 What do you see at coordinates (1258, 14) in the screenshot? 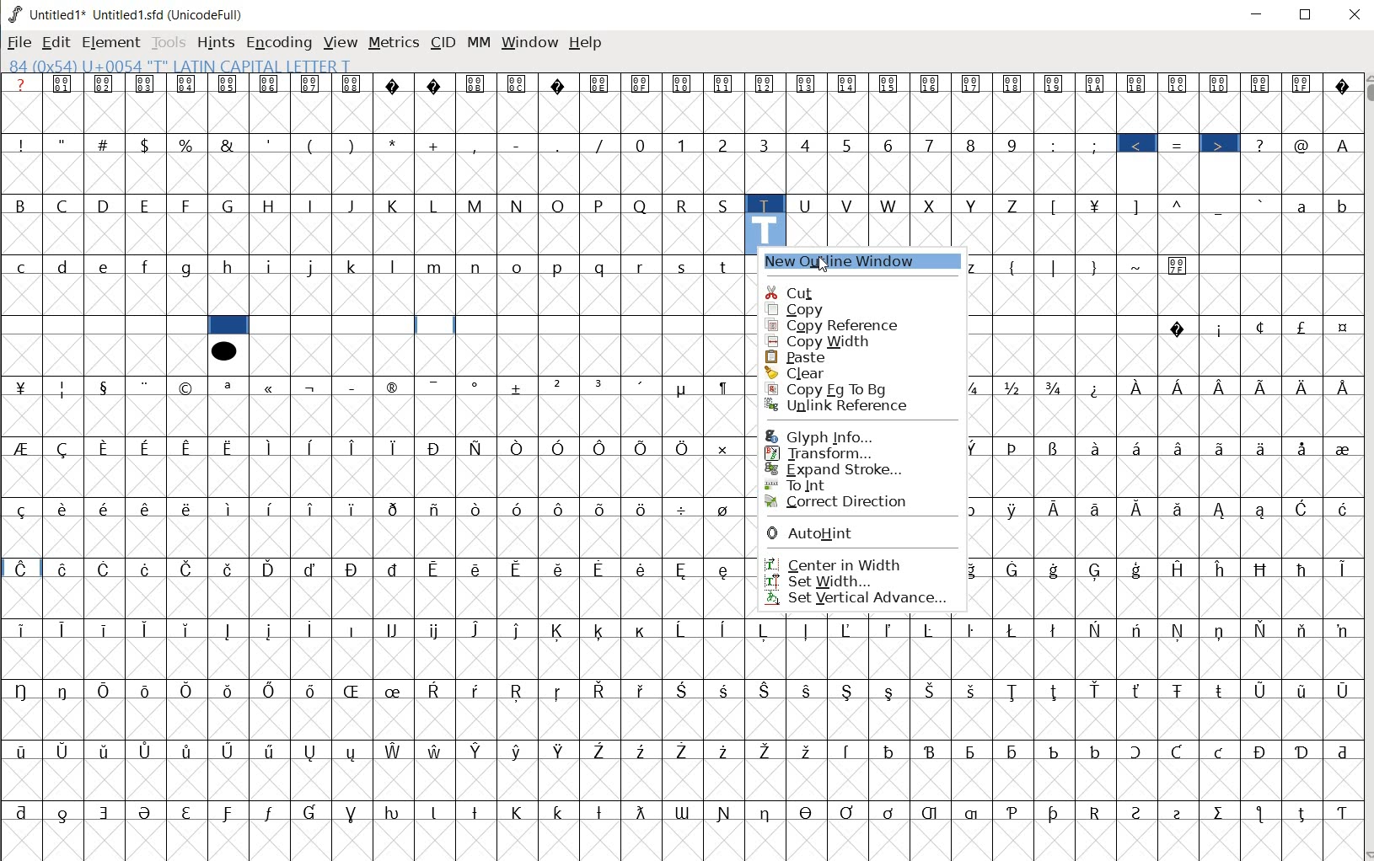
I see `minimize` at bounding box center [1258, 14].